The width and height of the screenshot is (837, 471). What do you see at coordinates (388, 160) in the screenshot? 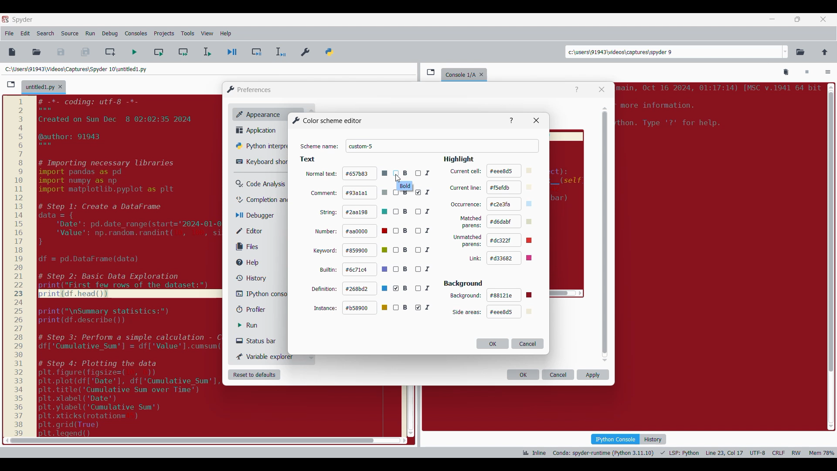
I see `Respective section title` at bounding box center [388, 160].